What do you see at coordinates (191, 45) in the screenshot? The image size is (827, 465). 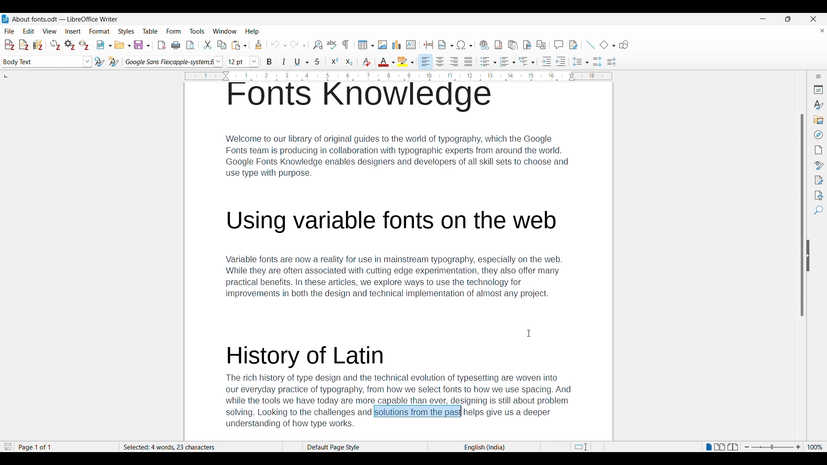 I see `Toggle print preview` at bounding box center [191, 45].